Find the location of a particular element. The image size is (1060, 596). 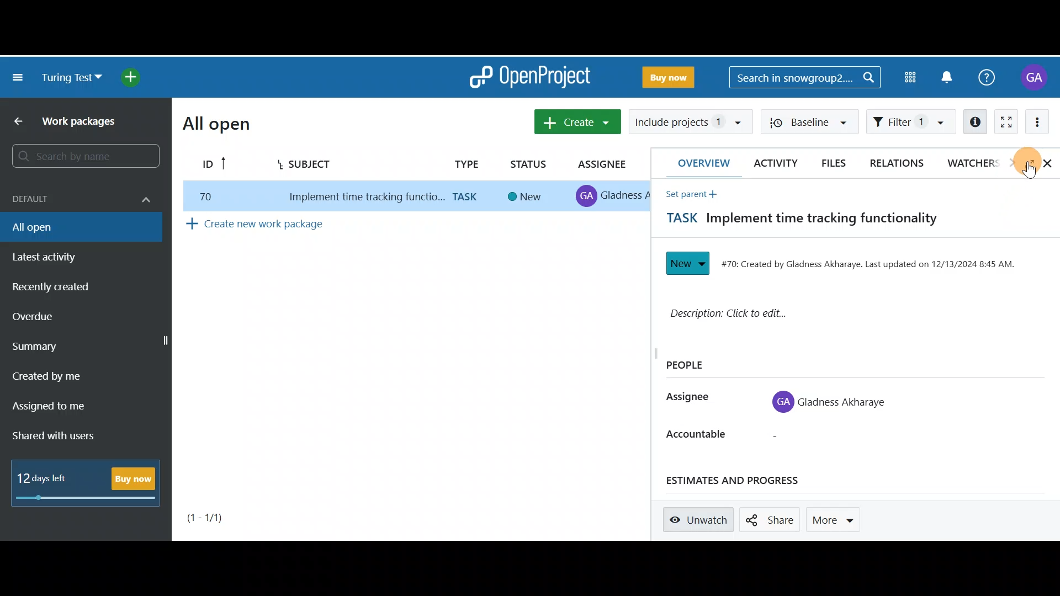

GA Gladness Akharaye is located at coordinates (825, 401).